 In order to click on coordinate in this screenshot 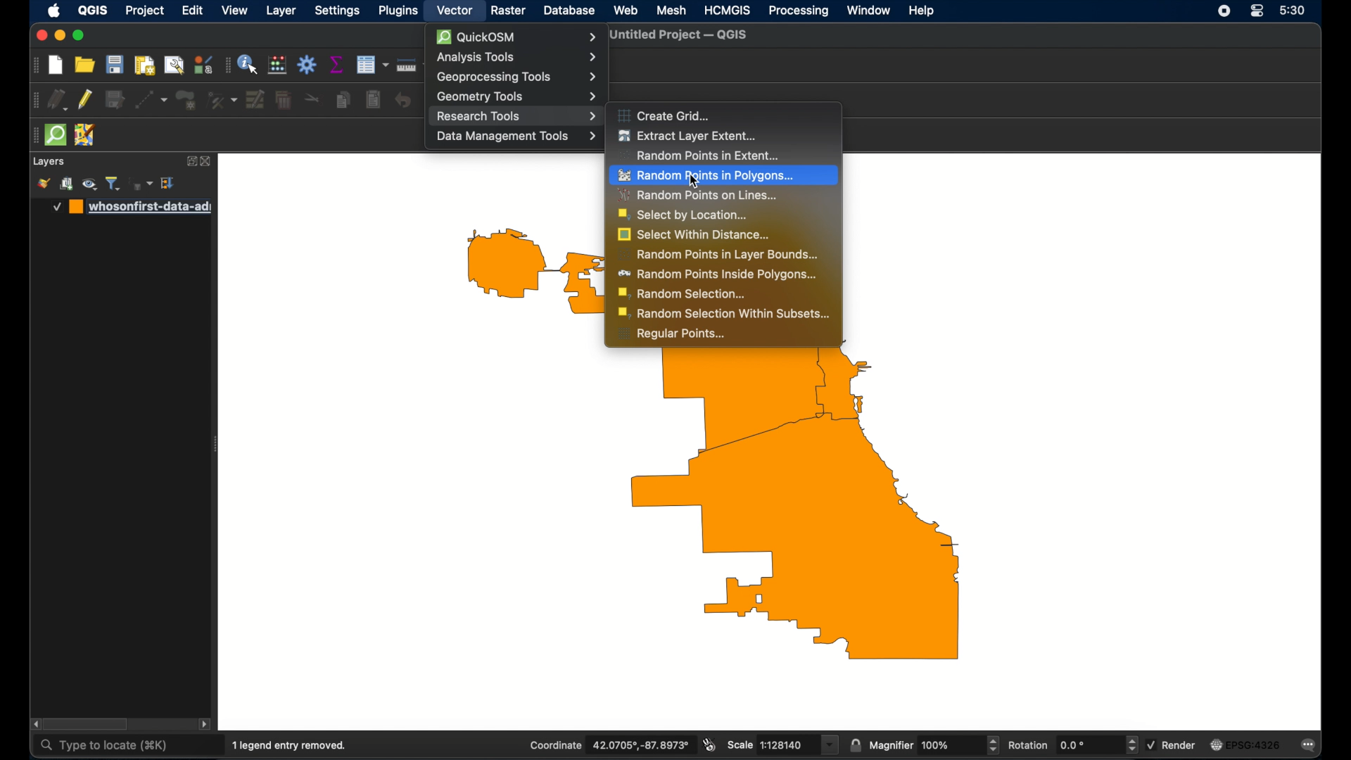, I will do `click(609, 745)`.